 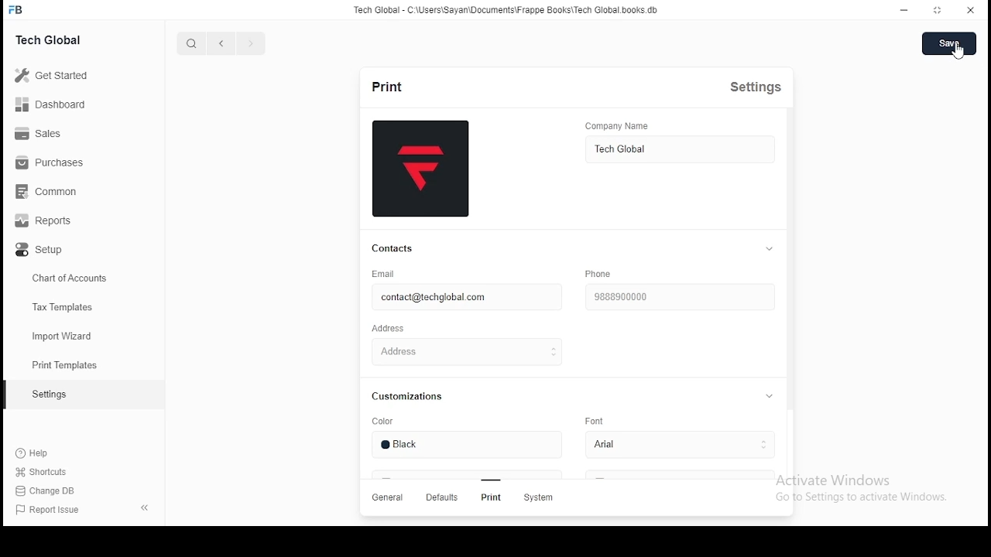 What do you see at coordinates (679, 151) in the screenshot?
I see `COMPANY NAME INPUT BOX` at bounding box center [679, 151].